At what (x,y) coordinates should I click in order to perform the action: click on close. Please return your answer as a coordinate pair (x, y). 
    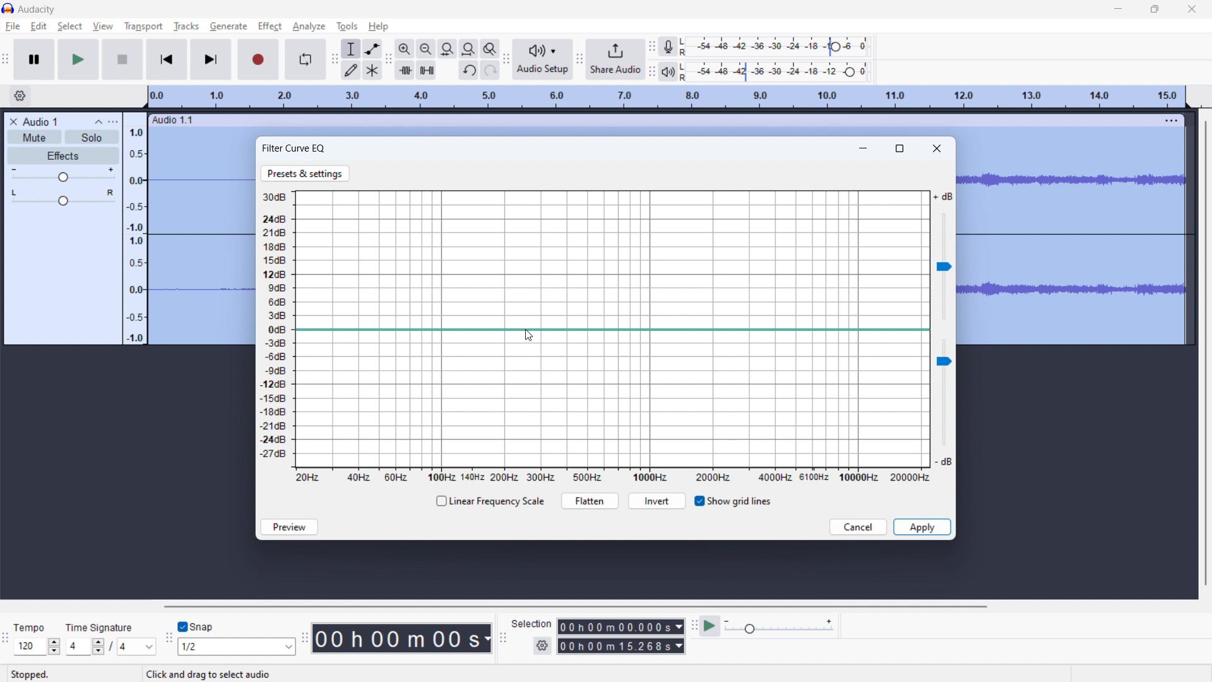
    Looking at the image, I should click on (937, 148).